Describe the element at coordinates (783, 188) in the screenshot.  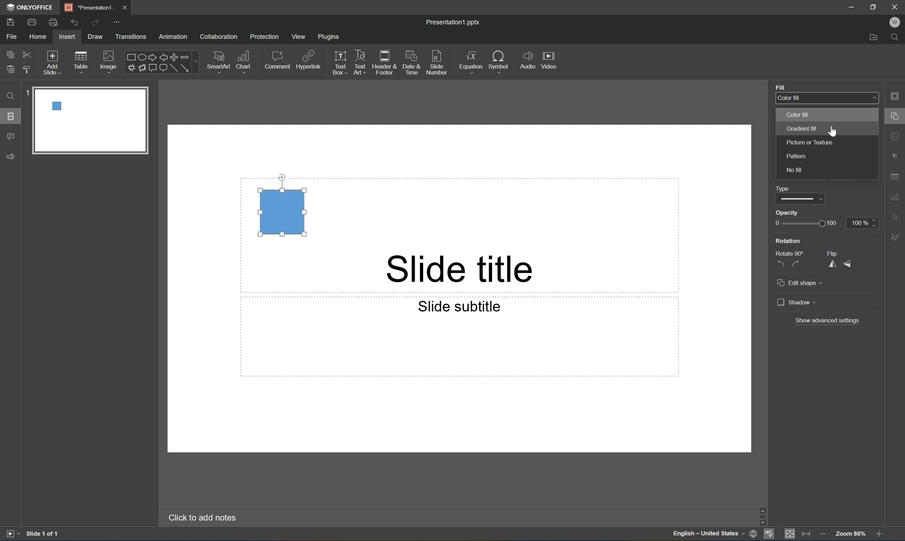
I see `Type` at that location.